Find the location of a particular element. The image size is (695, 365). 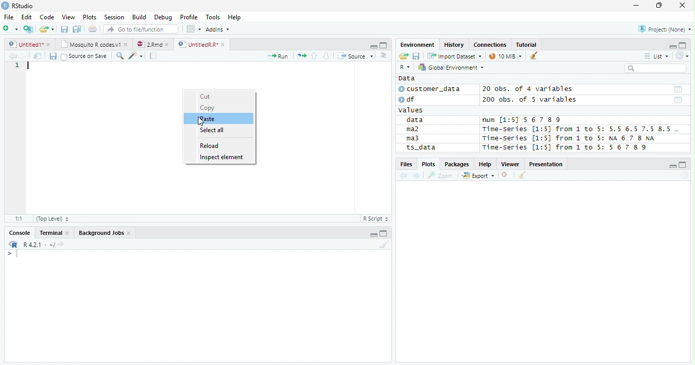

Run is located at coordinates (279, 56).